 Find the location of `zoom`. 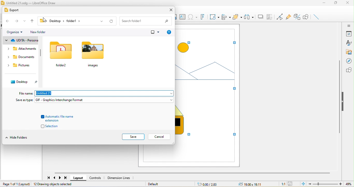

zoom is located at coordinates (331, 184).